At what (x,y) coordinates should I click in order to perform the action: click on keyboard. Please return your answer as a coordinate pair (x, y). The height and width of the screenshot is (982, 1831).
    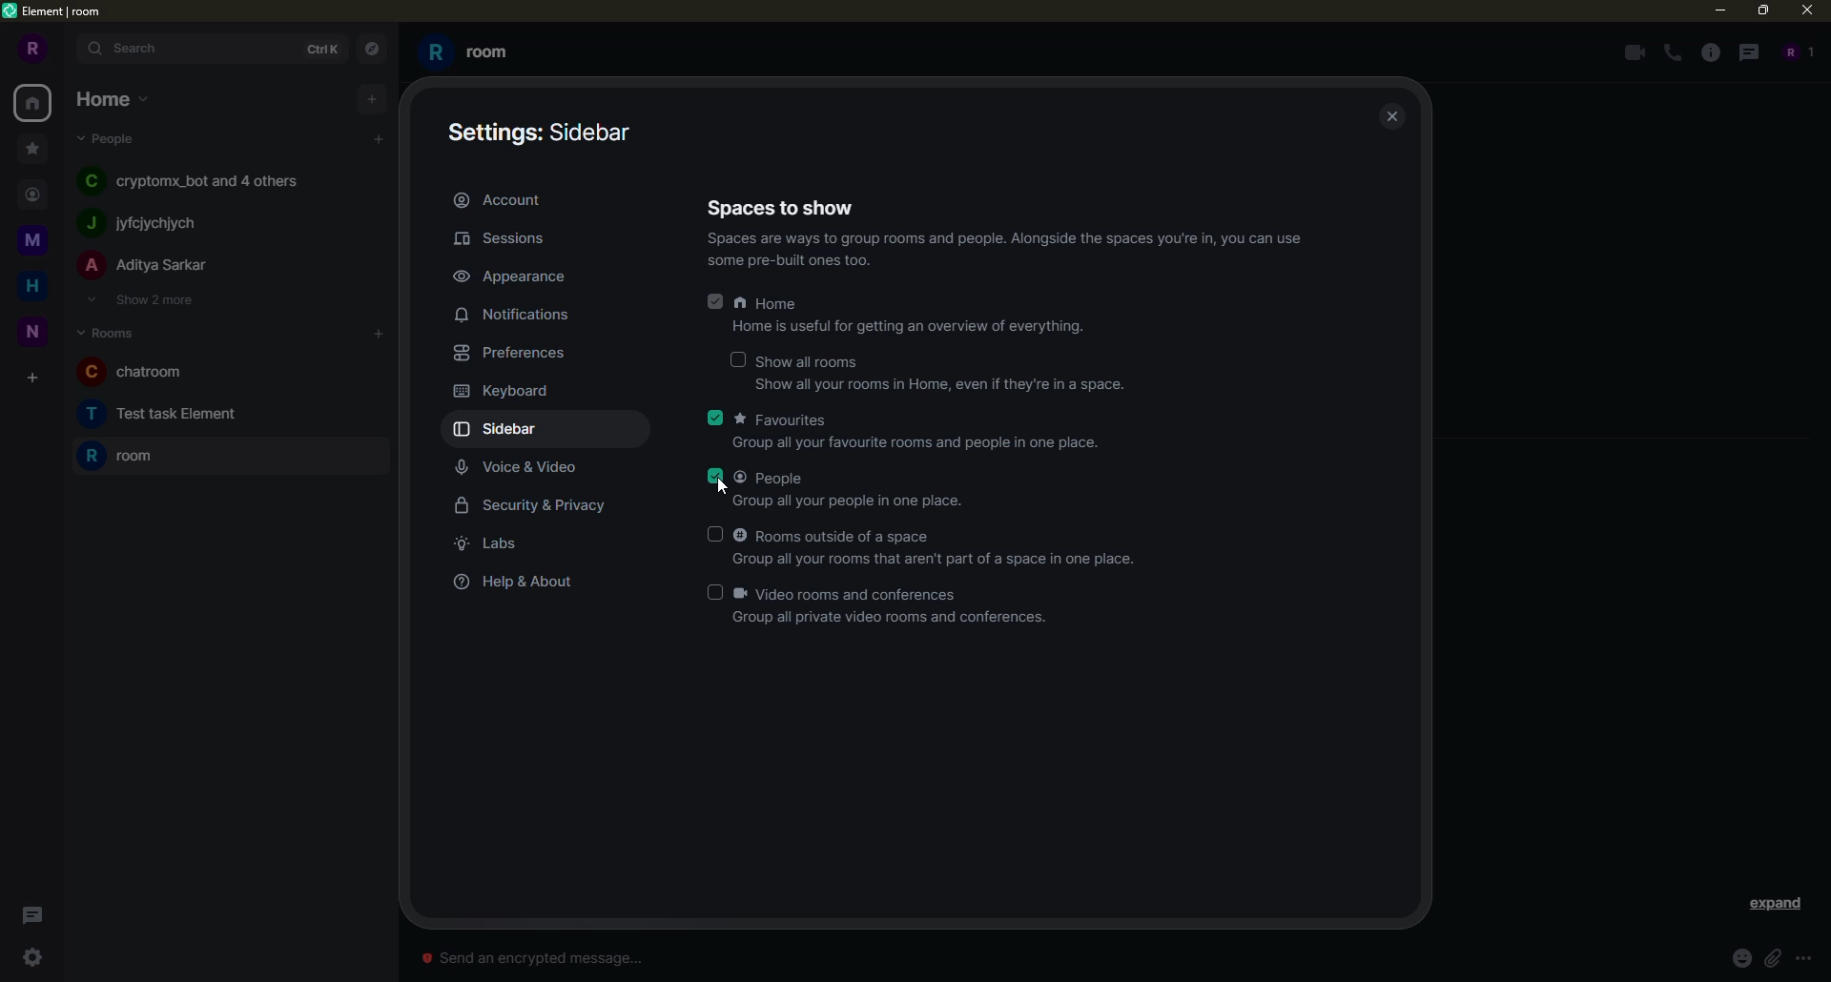
    Looking at the image, I should click on (504, 392).